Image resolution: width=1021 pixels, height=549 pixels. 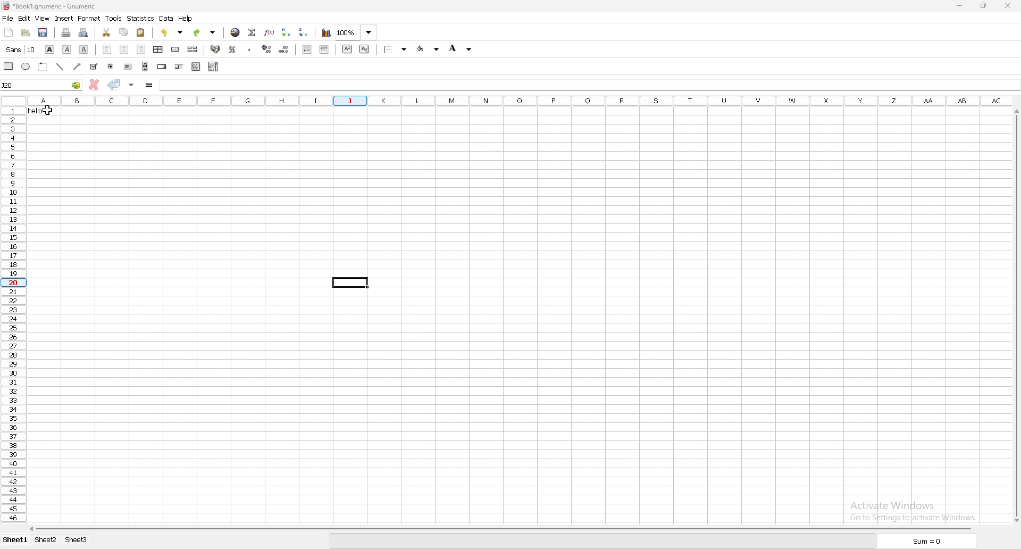 I want to click on scroll bar, so click(x=1019, y=314).